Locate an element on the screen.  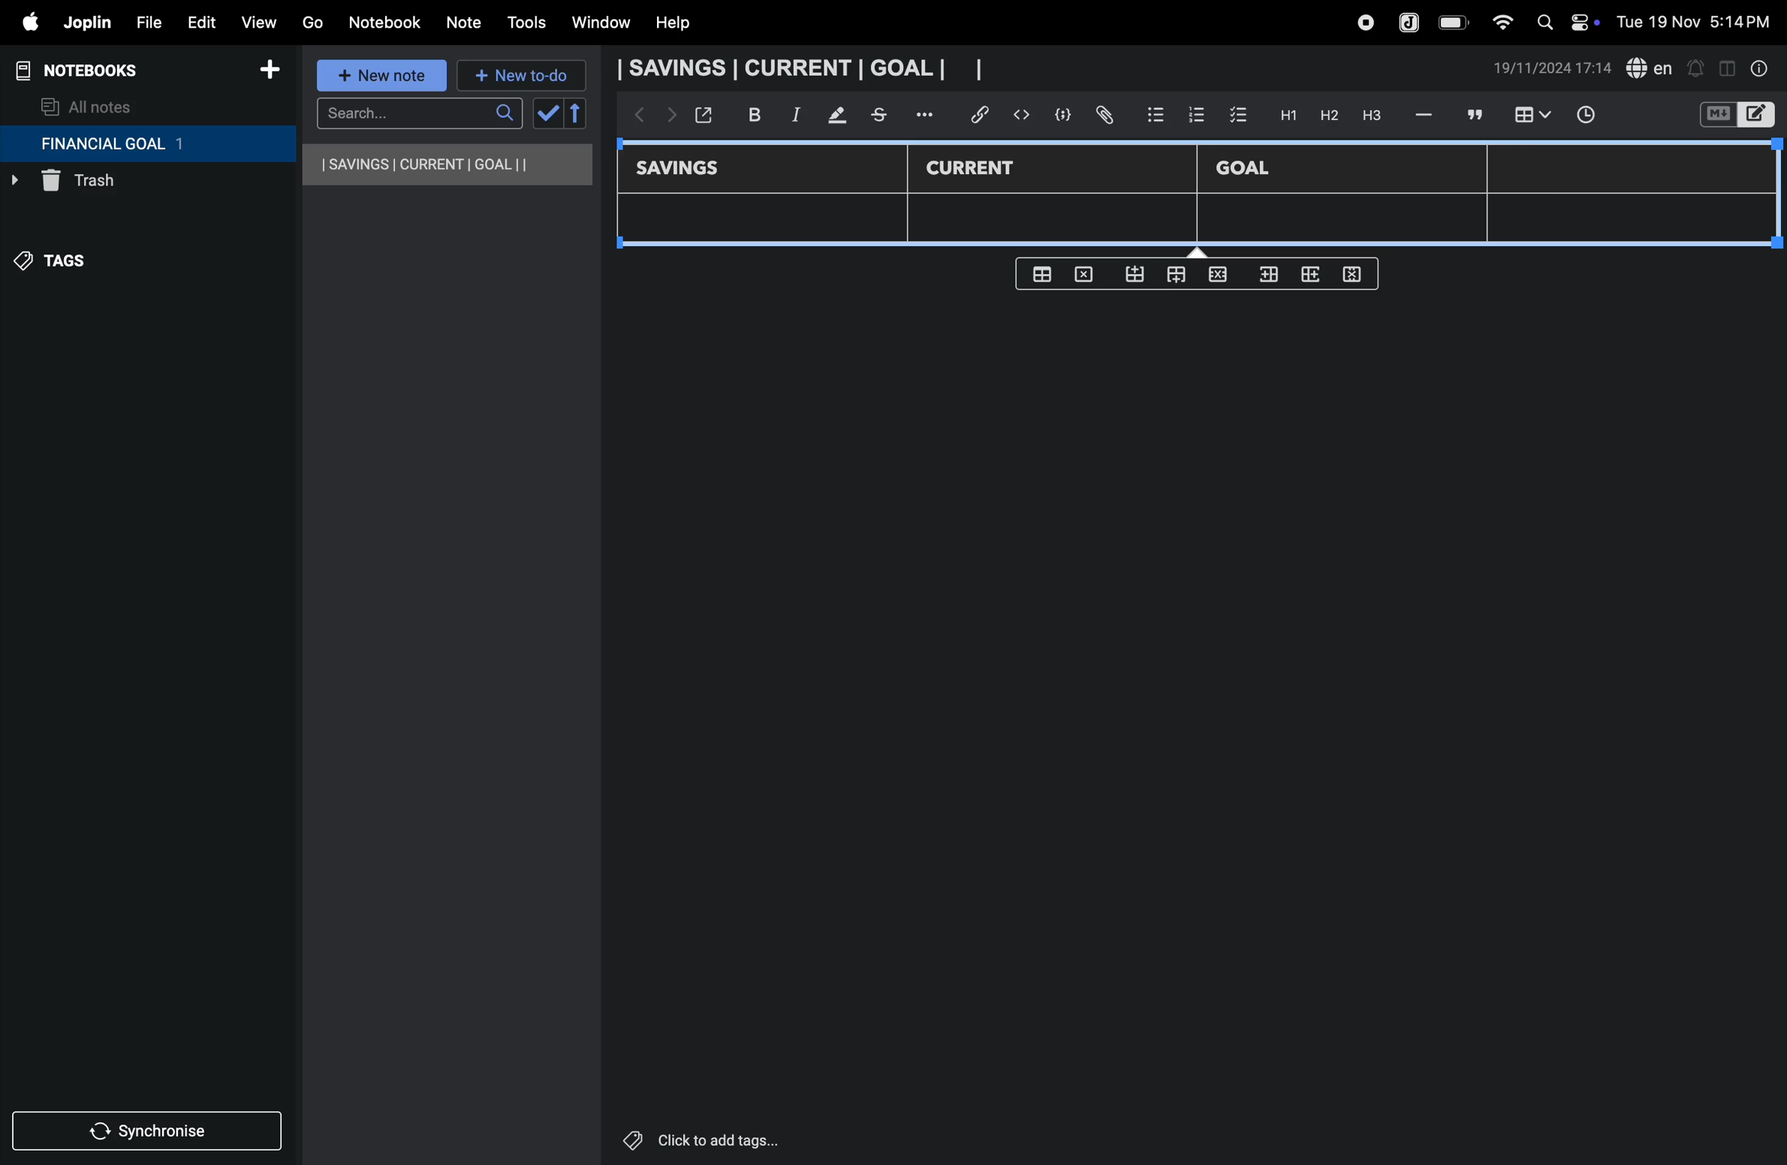
h2 is located at coordinates (1327, 115).